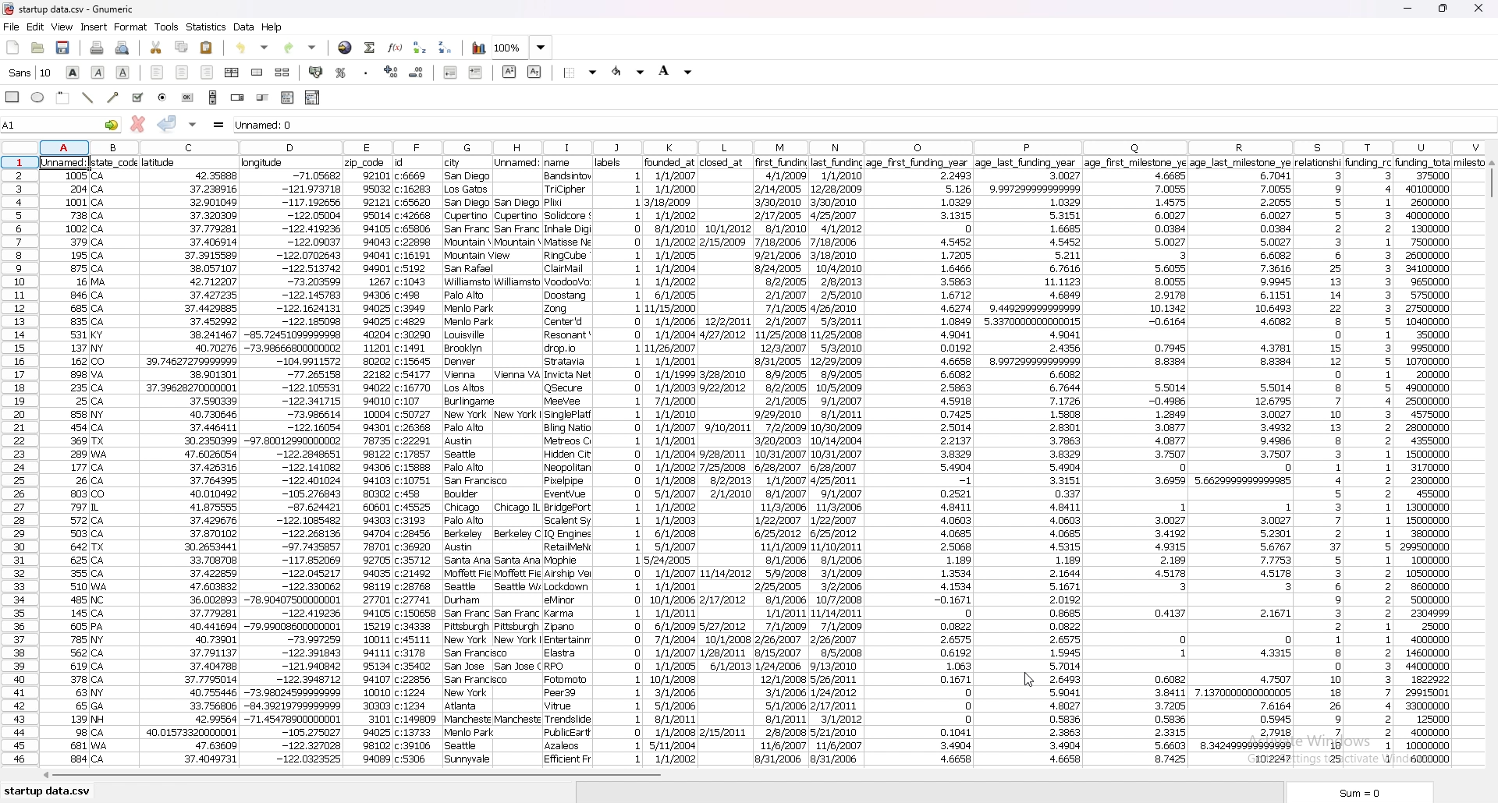 The width and height of the screenshot is (1498, 803). What do you see at coordinates (167, 27) in the screenshot?
I see `tools` at bounding box center [167, 27].